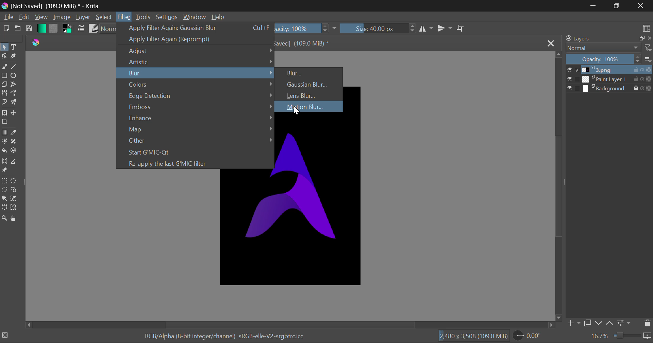  Describe the element at coordinates (610, 322) in the screenshot. I see `Move Layer Up` at that location.